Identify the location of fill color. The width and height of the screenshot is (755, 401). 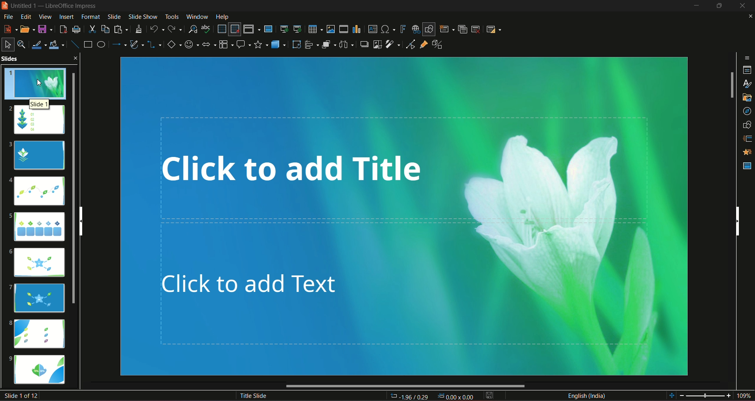
(58, 44).